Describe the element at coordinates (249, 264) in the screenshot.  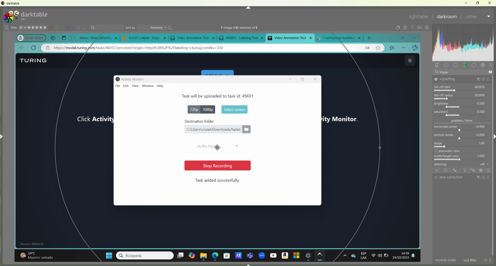
I see `Down` at that location.